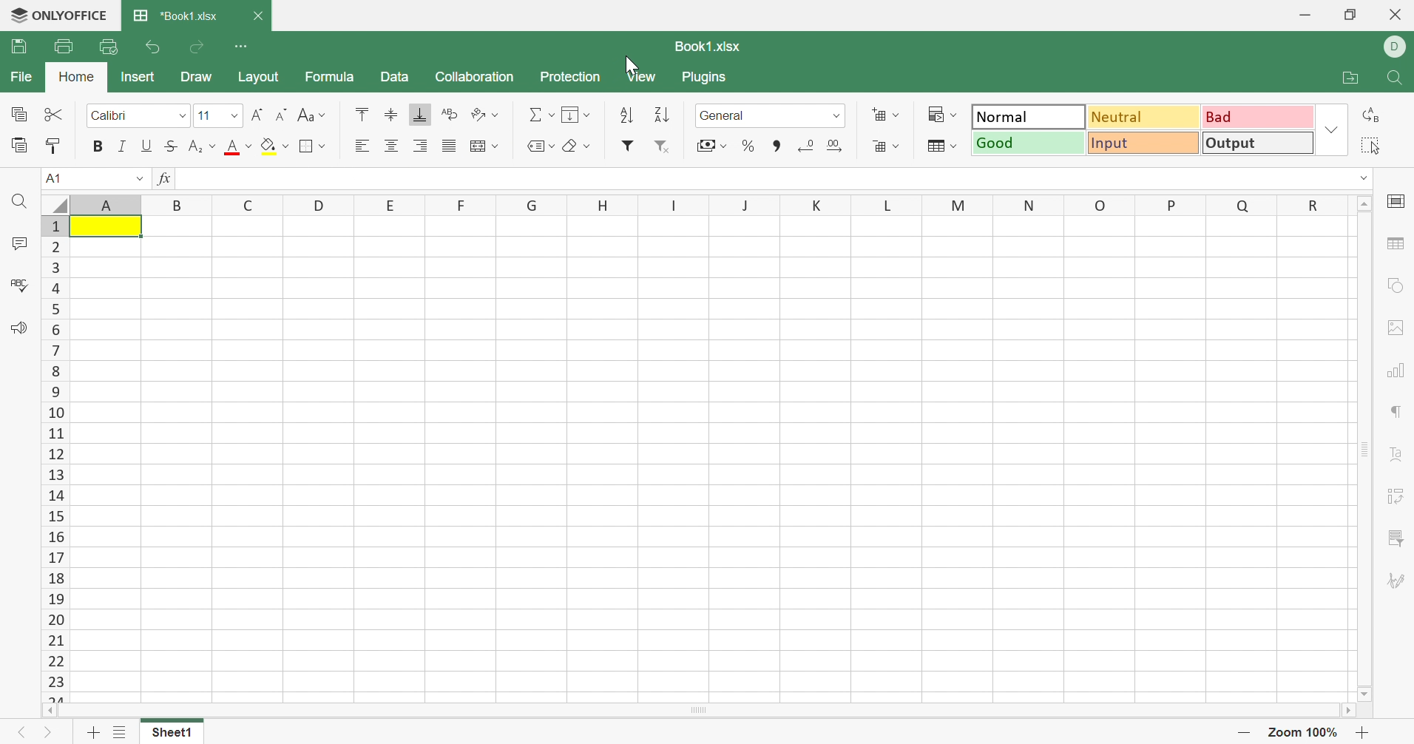 This screenshot has height=744, width=1414. Describe the element at coordinates (166, 178) in the screenshot. I see `fx` at that location.